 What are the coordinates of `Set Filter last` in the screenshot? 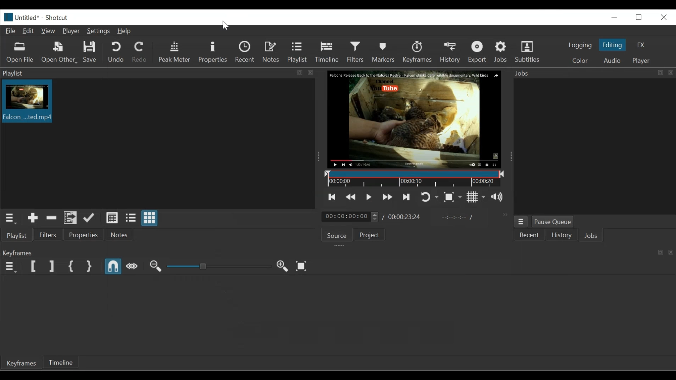 It's located at (52, 267).